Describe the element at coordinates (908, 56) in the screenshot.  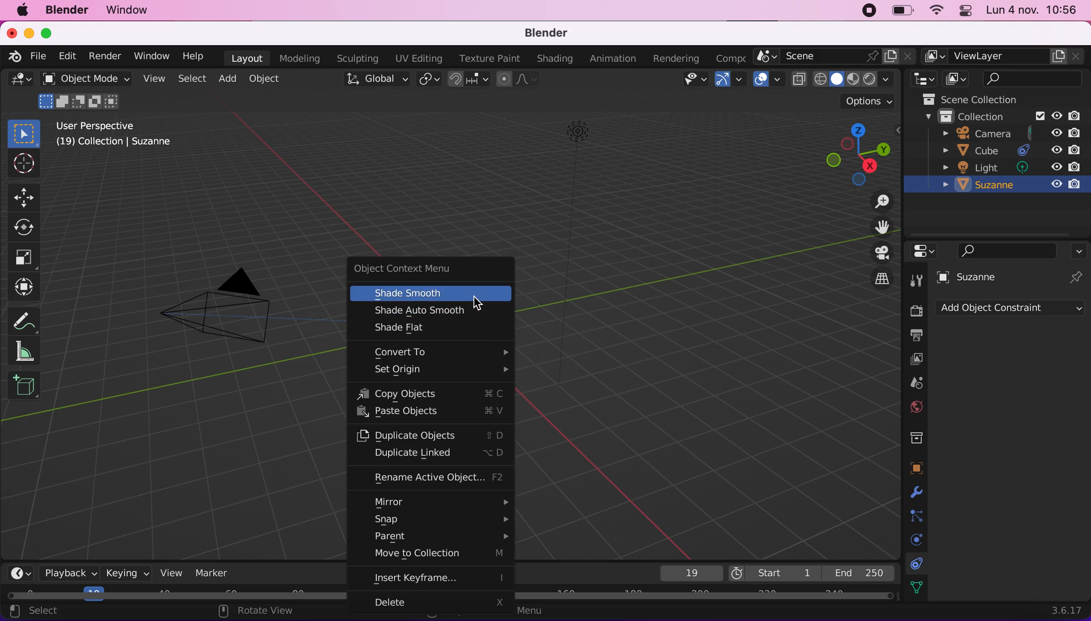
I see `close` at that location.